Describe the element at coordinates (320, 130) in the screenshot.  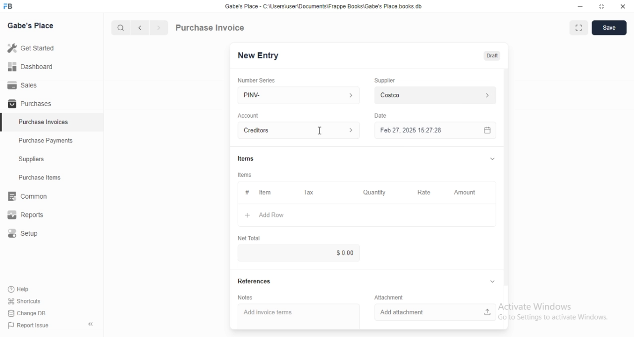
I see `Cursor` at that location.